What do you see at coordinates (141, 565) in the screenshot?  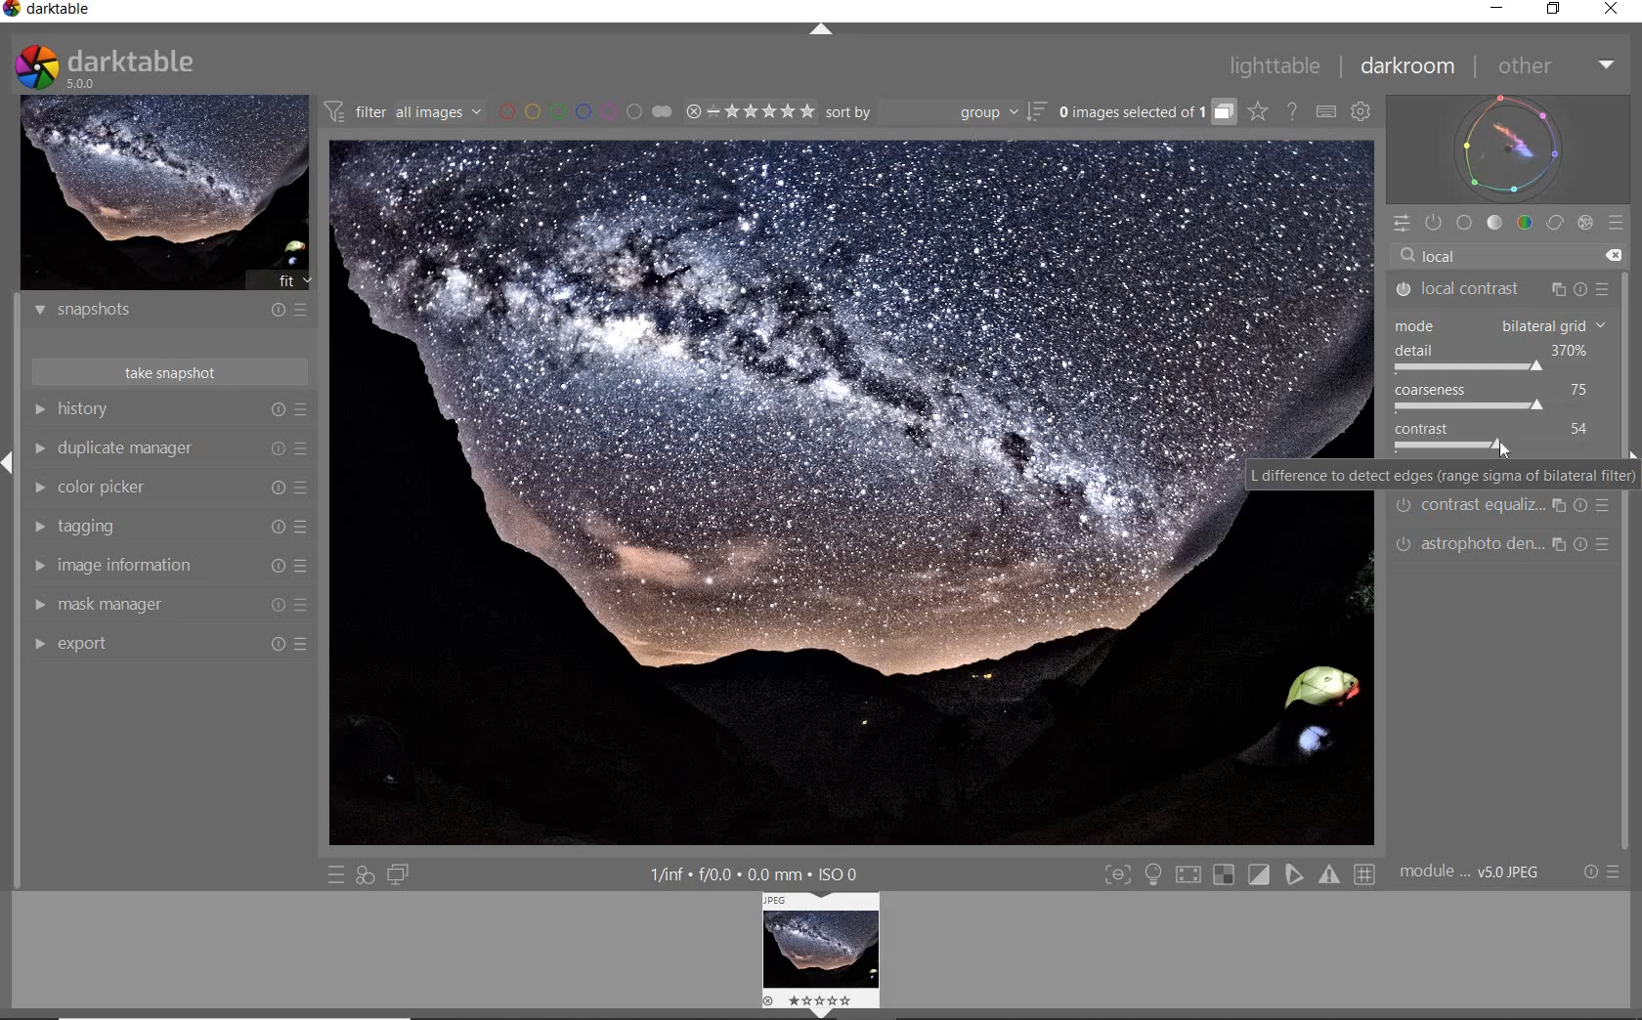 I see `image information` at bounding box center [141, 565].